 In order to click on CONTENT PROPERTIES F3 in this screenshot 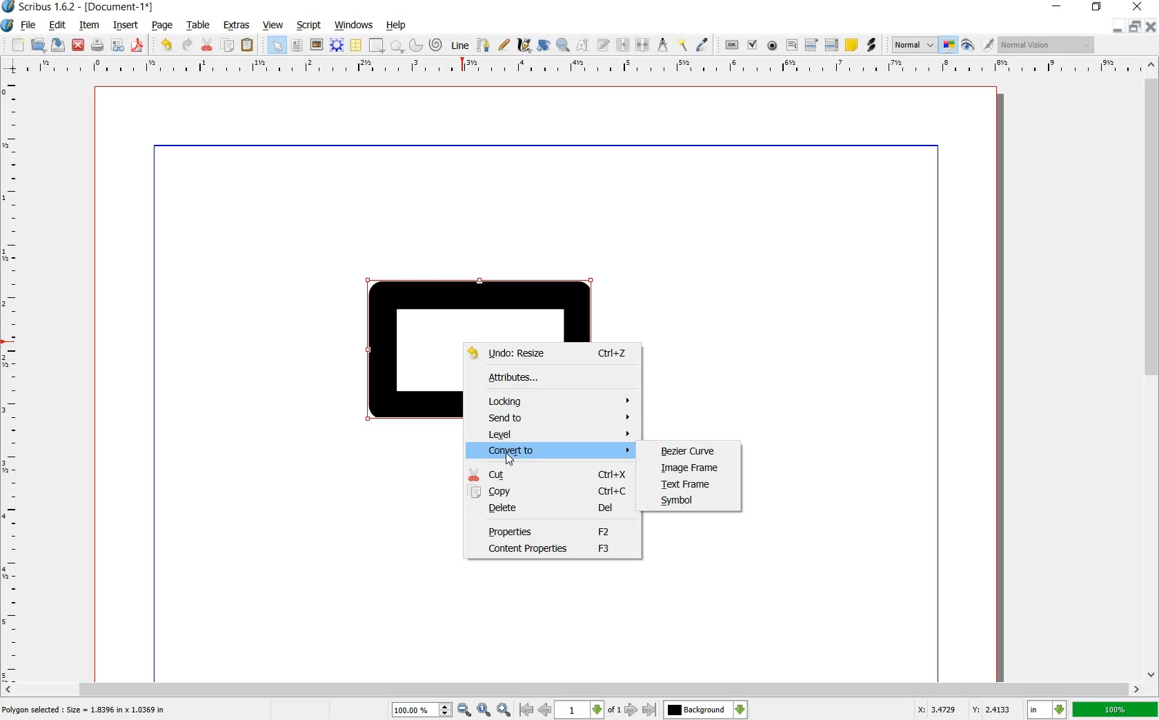, I will do `click(551, 549)`.